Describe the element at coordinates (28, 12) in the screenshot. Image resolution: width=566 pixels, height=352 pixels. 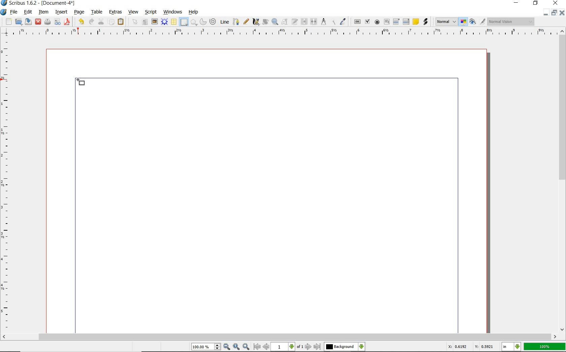
I see `edit` at that location.